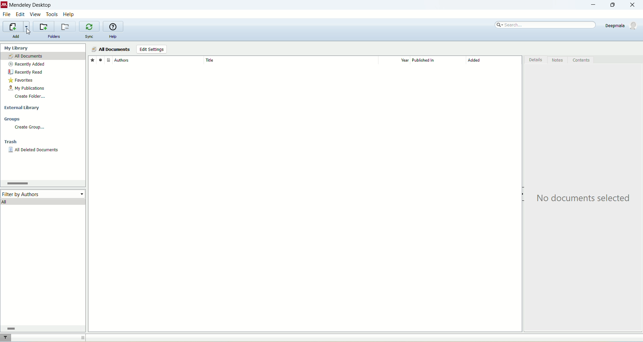 The width and height of the screenshot is (643, 342). Describe the element at coordinates (30, 96) in the screenshot. I see `create folder` at that location.